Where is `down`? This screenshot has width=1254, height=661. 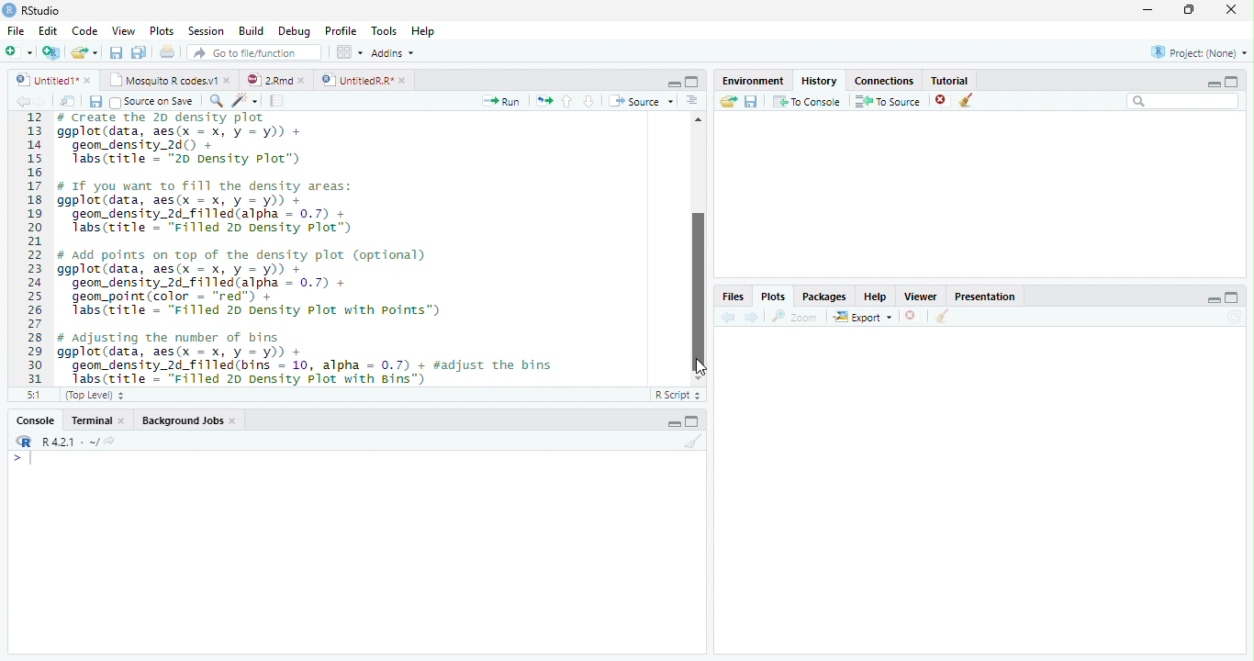
down is located at coordinates (588, 101).